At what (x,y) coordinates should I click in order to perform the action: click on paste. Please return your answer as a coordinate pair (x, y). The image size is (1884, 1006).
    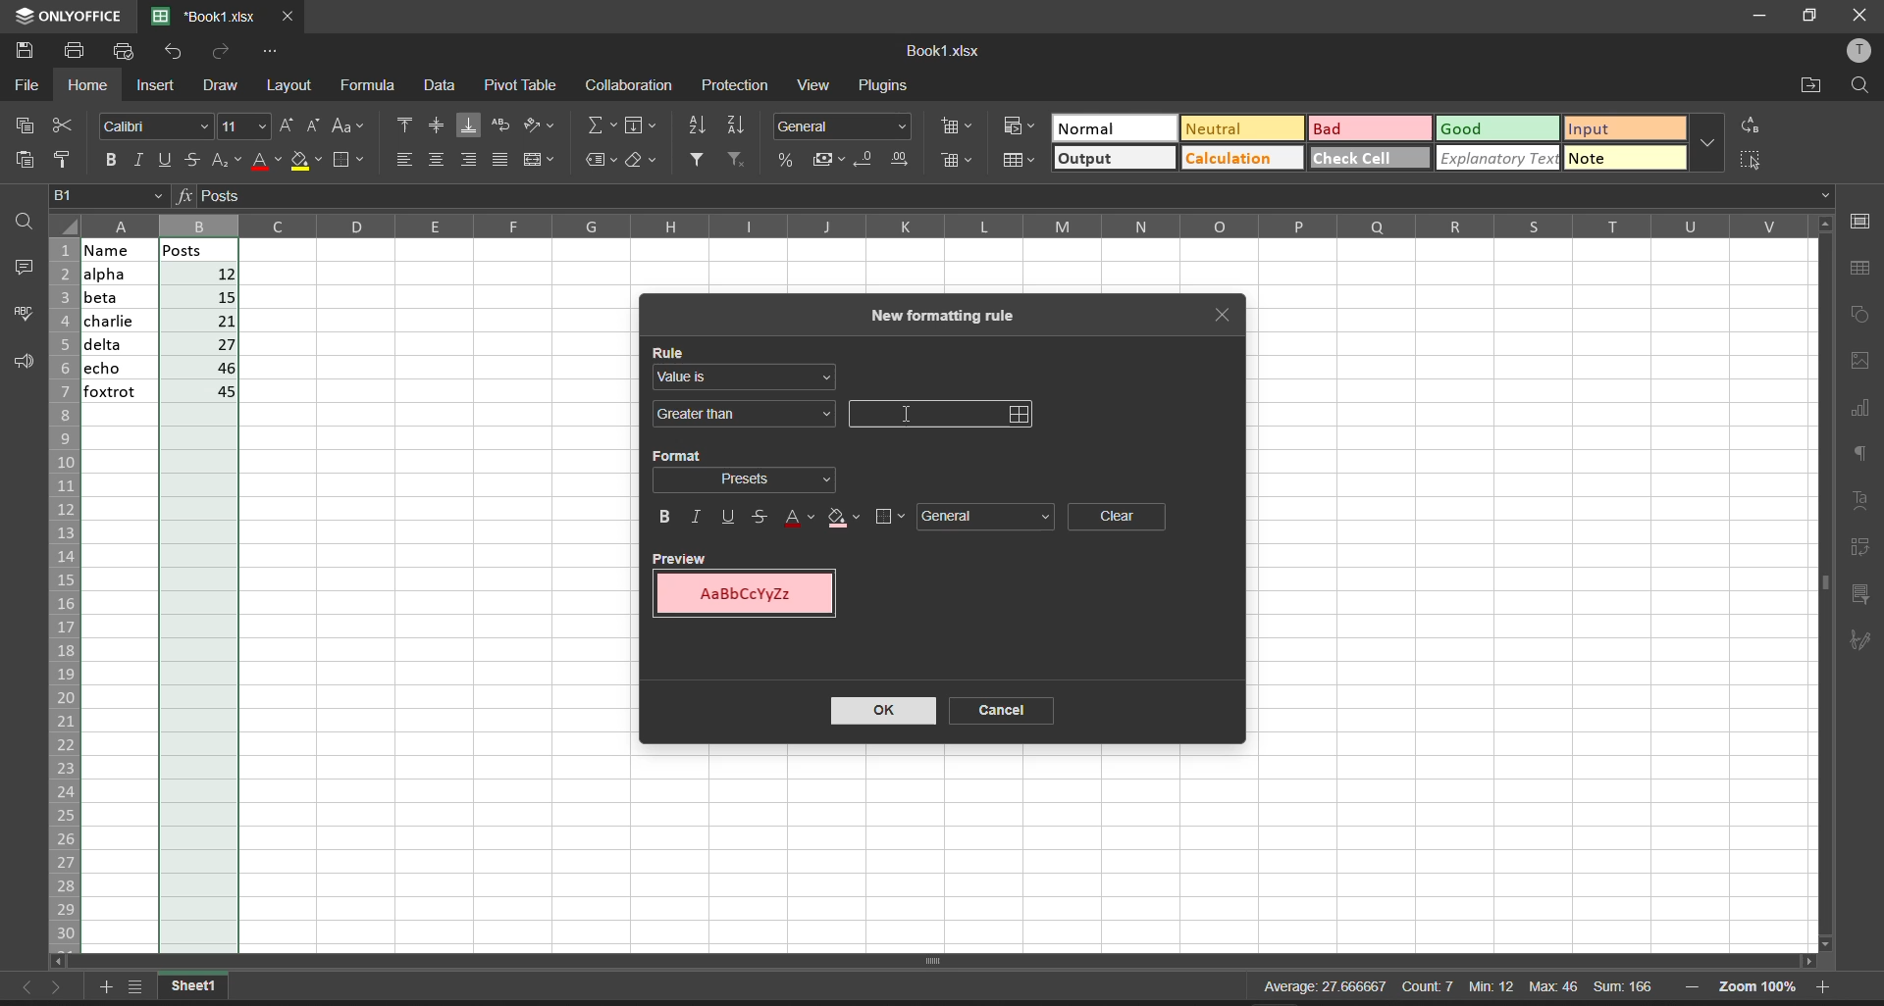
    Looking at the image, I should click on (26, 161).